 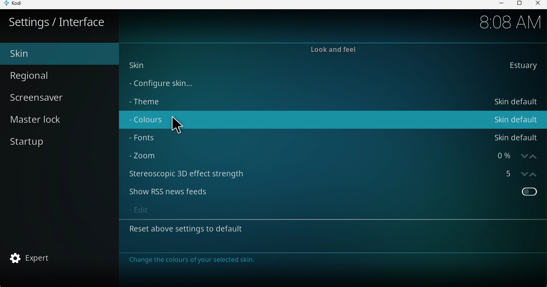 I want to click on Note, so click(x=201, y=260).